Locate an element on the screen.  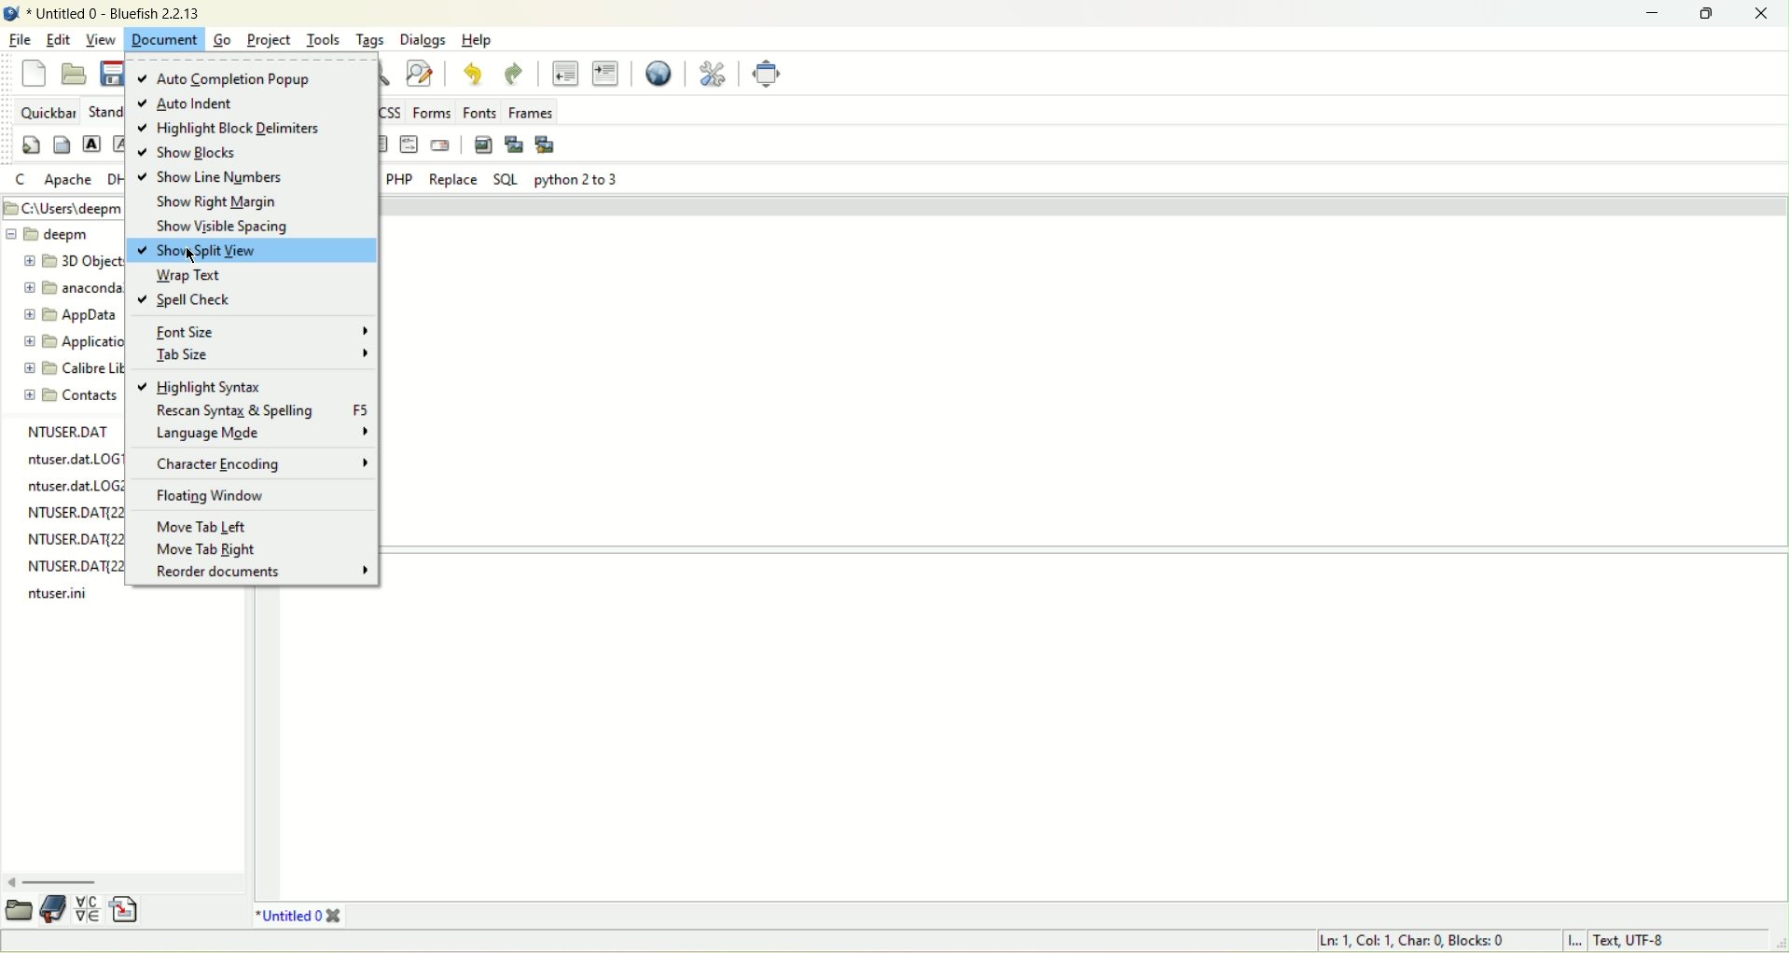
quickbar is located at coordinates (49, 111).